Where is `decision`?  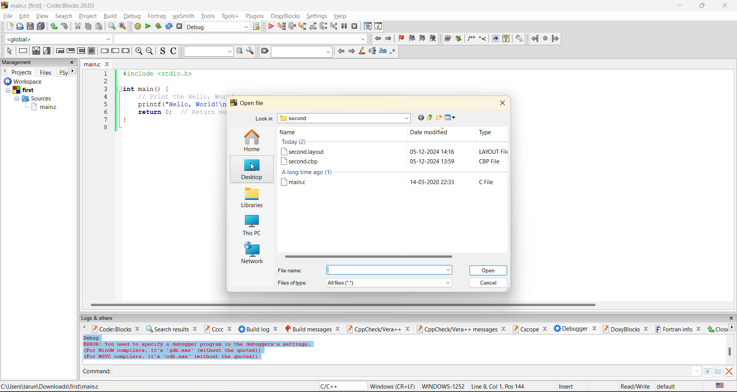 decision is located at coordinates (36, 51).